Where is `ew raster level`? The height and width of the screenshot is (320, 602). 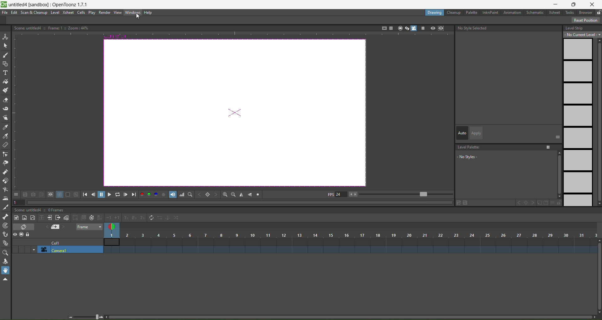
ew raster level is located at coordinates (24, 218).